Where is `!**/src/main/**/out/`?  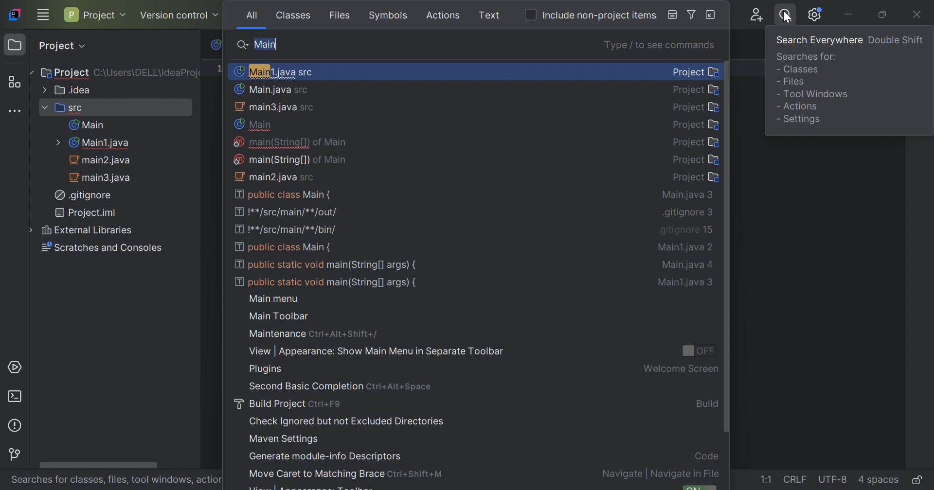
!**/src/main/**/out/ is located at coordinates (287, 213).